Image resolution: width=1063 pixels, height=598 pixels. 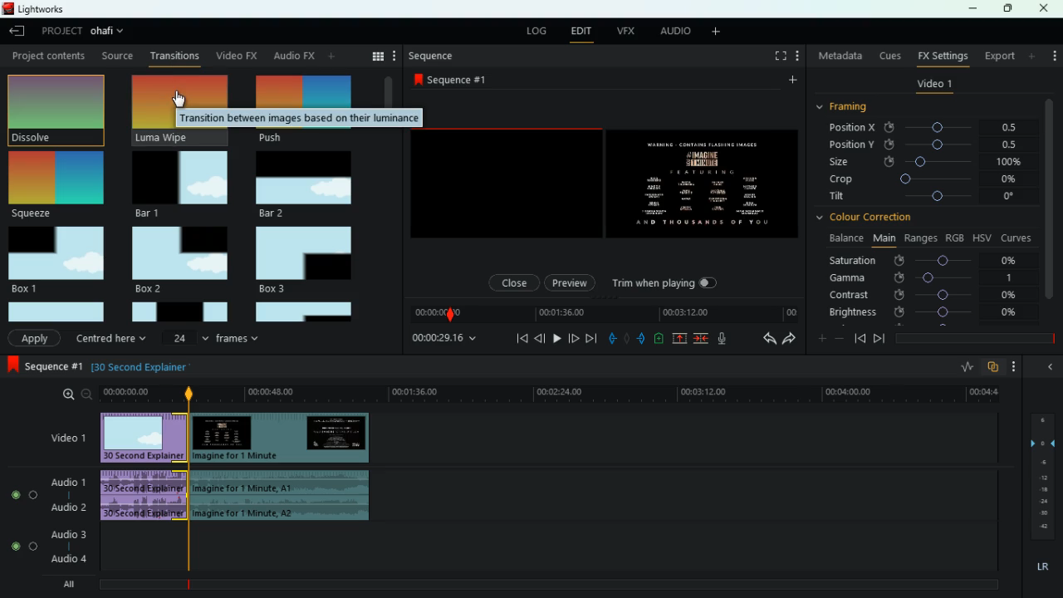 What do you see at coordinates (669, 283) in the screenshot?
I see `trim when playing` at bounding box center [669, 283].